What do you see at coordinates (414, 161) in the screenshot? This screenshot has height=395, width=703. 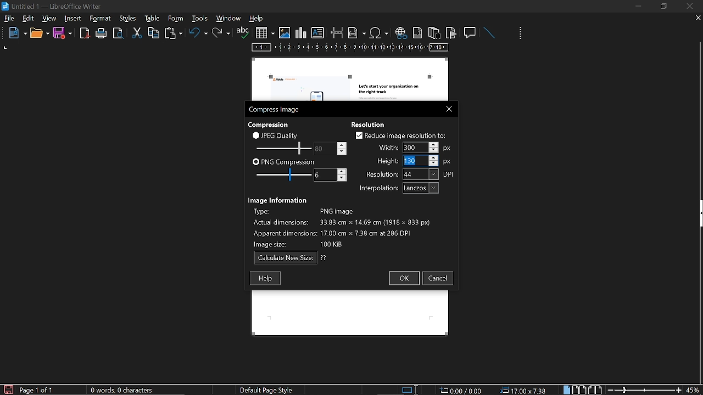 I see `Selected height` at bounding box center [414, 161].